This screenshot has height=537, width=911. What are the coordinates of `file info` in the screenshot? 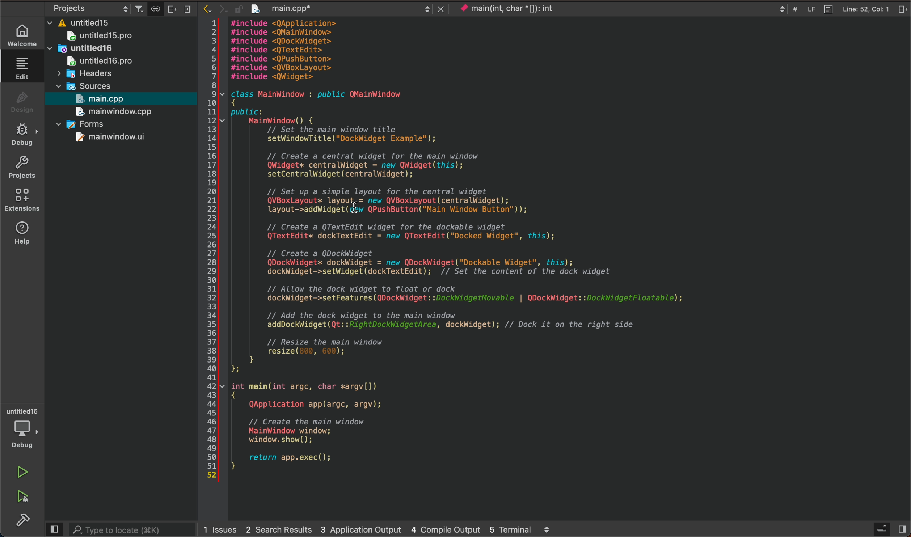 It's located at (840, 9).